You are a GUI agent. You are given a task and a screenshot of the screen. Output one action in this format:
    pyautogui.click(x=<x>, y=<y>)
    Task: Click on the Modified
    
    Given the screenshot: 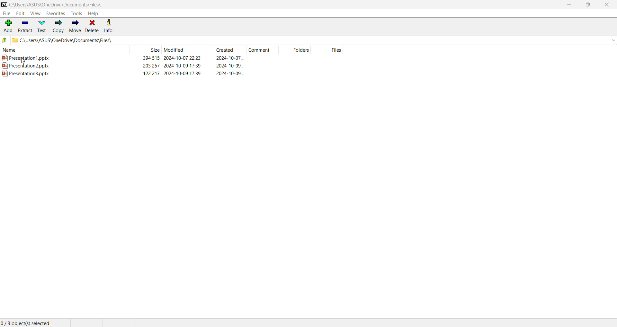 What is the action you would take?
    pyautogui.click(x=174, y=50)
    